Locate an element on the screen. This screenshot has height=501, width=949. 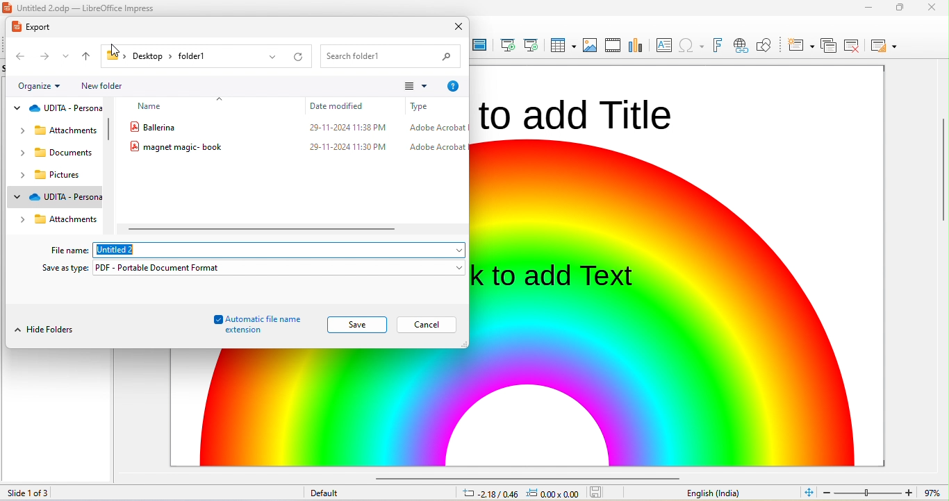
back to previous folder is located at coordinates (22, 58).